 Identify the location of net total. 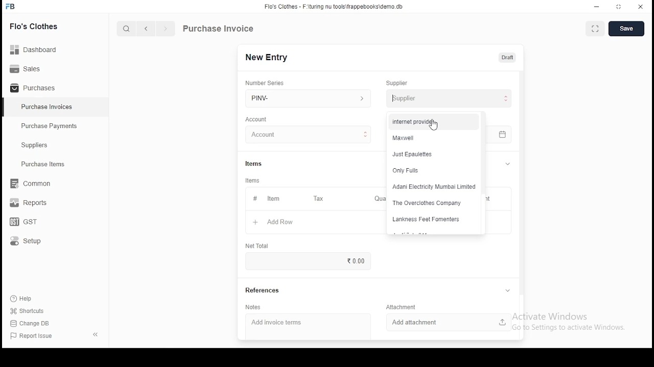
(256, 245).